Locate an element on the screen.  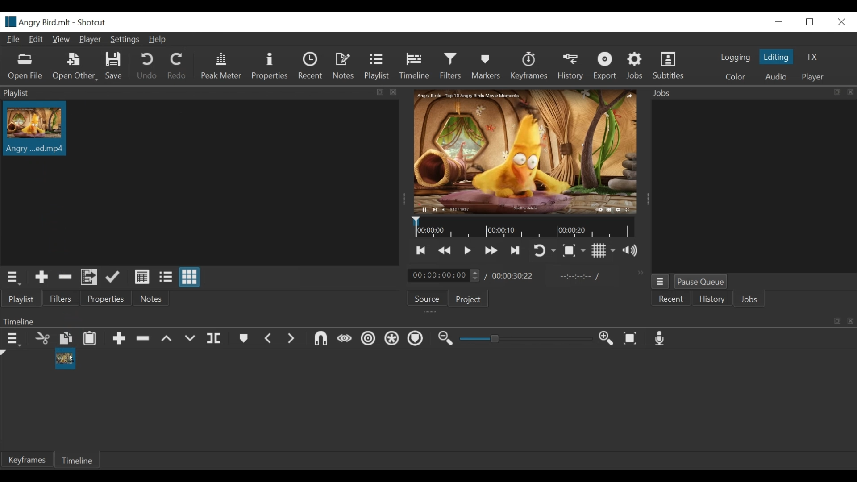
Export is located at coordinates (606, 66).